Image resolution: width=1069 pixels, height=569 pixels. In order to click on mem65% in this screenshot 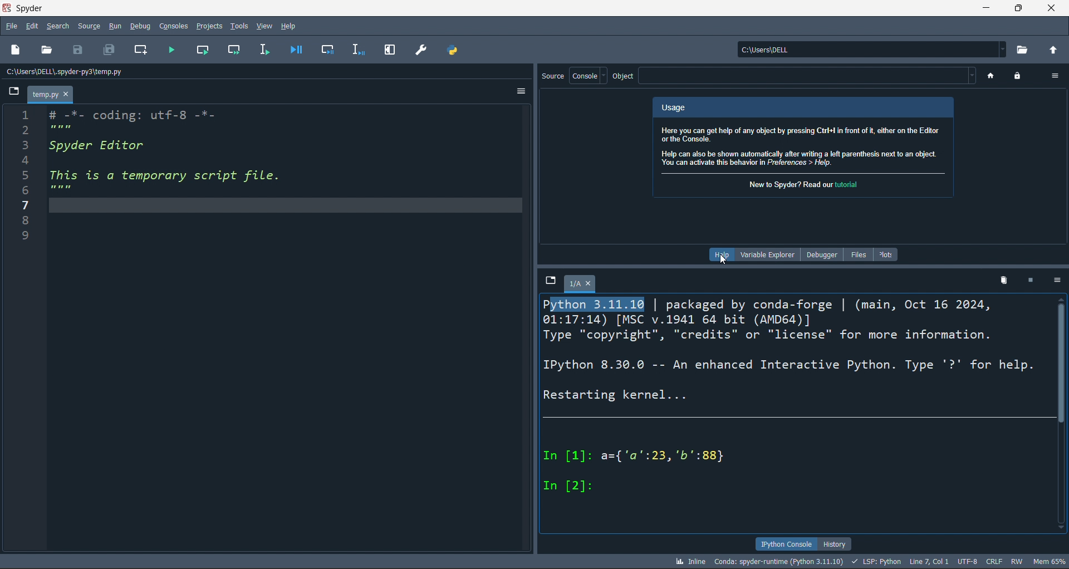, I will do `click(1048, 562)`.